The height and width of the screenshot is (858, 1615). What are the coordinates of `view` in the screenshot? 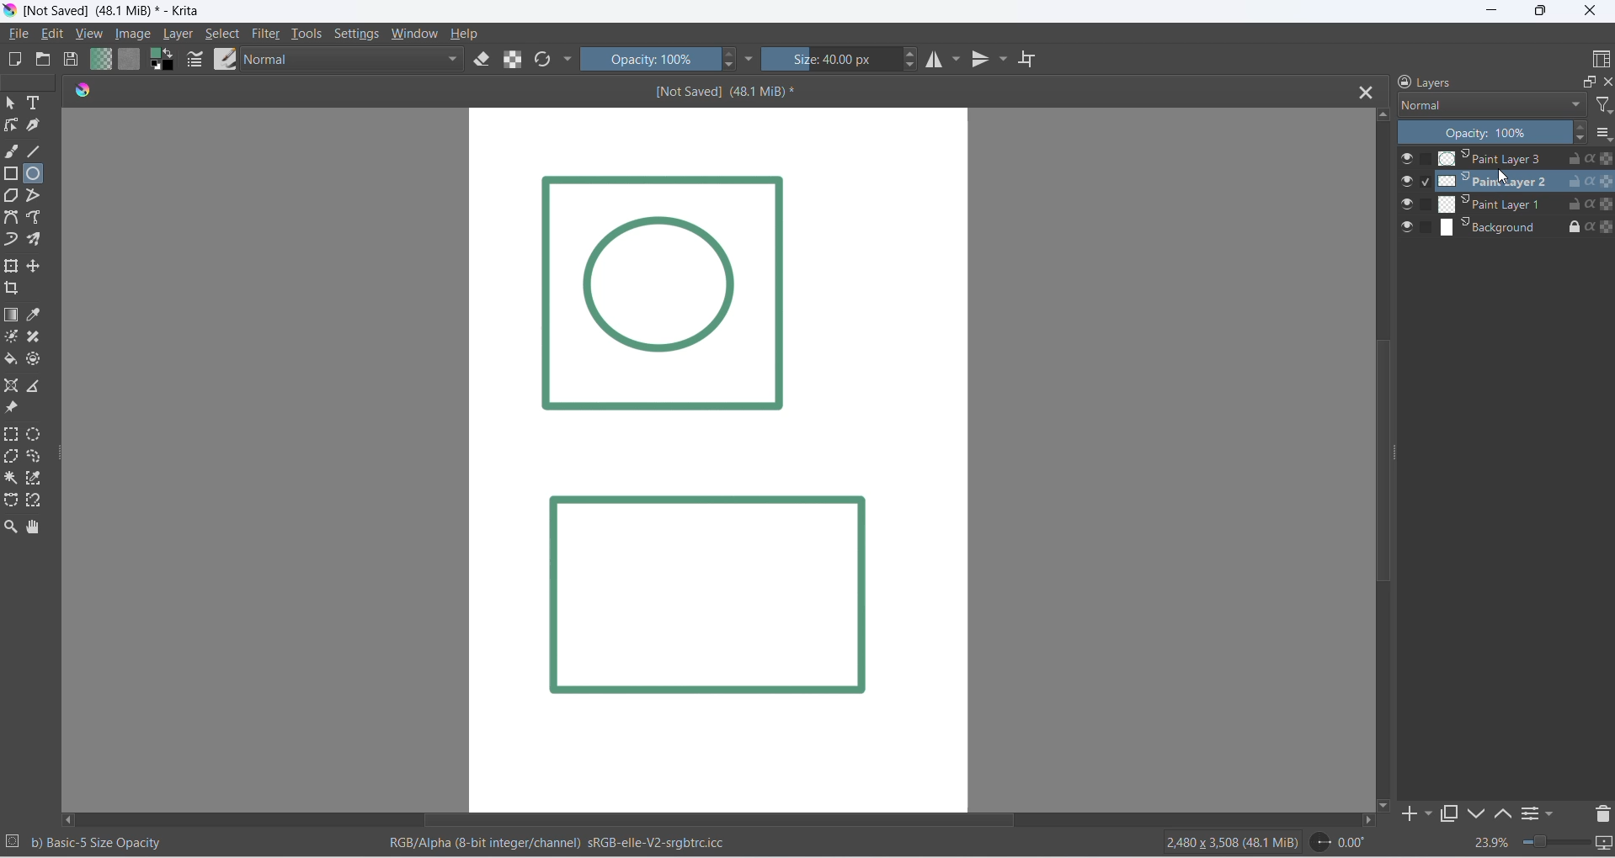 It's located at (88, 35).